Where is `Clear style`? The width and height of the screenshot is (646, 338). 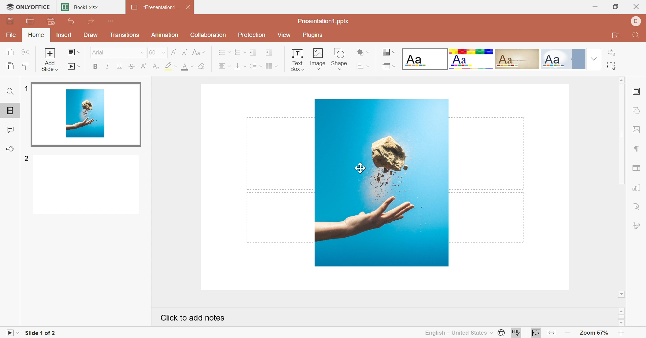
Clear style is located at coordinates (202, 66).